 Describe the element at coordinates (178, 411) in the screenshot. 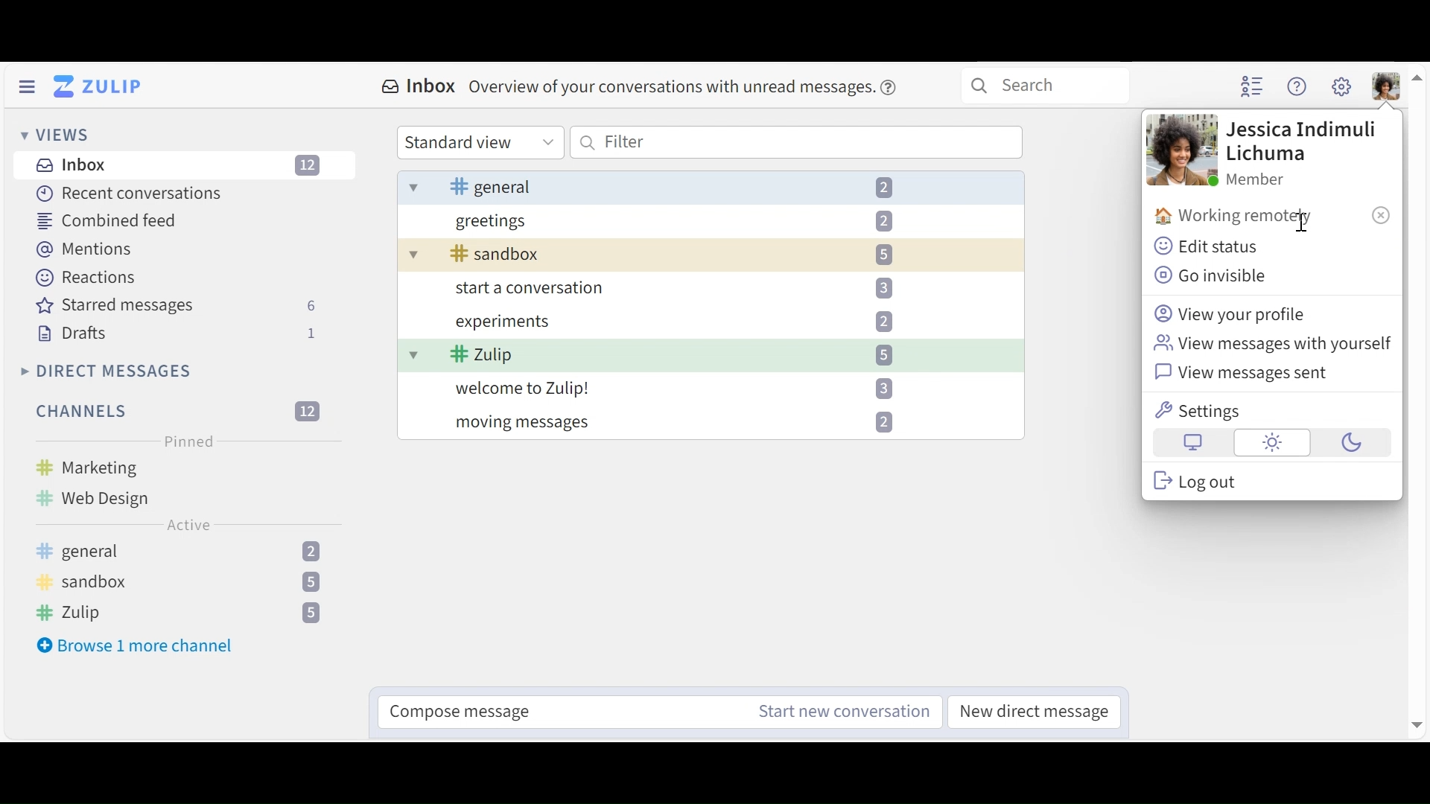

I see `Channels` at that location.